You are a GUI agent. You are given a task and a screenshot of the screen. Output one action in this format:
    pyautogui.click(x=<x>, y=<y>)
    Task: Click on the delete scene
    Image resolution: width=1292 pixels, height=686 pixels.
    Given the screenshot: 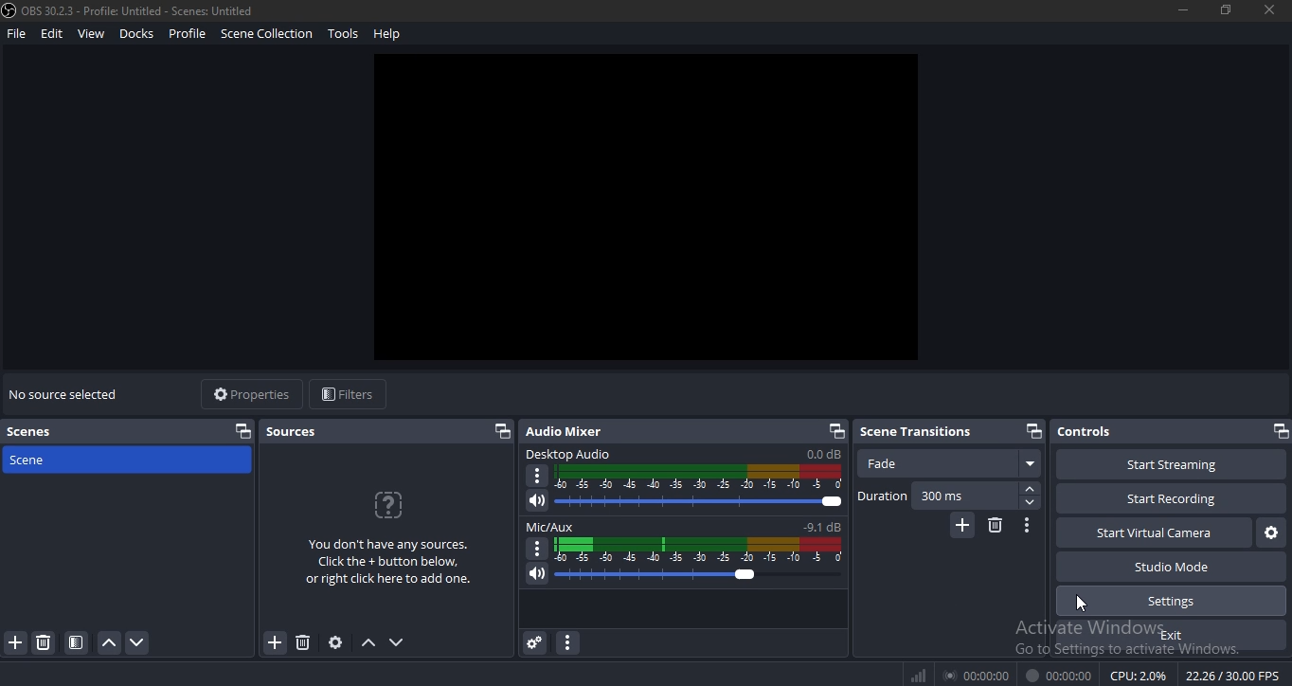 What is the action you would take?
    pyautogui.click(x=45, y=645)
    